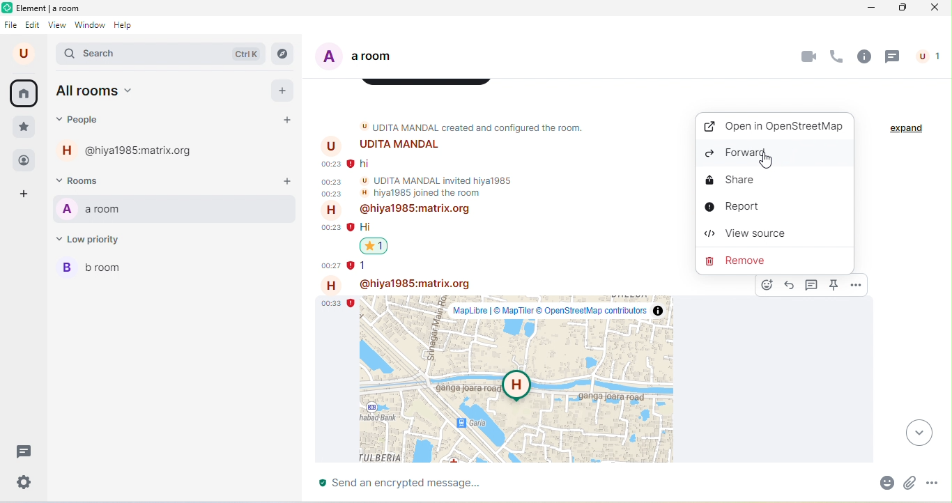  What do you see at coordinates (351, 164) in the screenshot?
I see `error message` at bounding box center [351, 164].